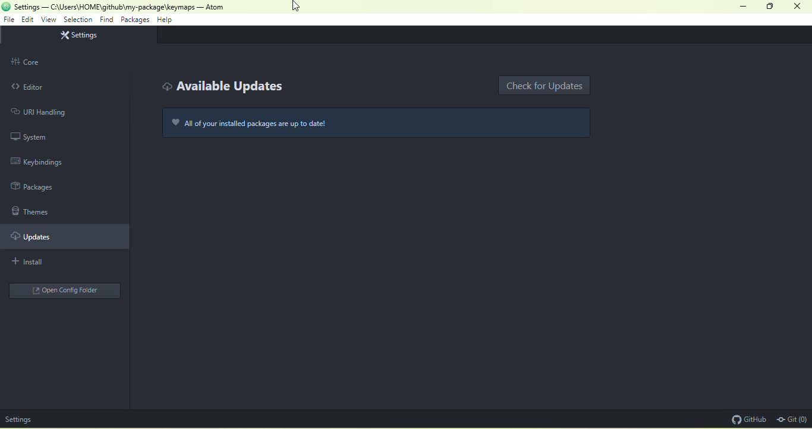  I want to click on core, so click(64, 62).